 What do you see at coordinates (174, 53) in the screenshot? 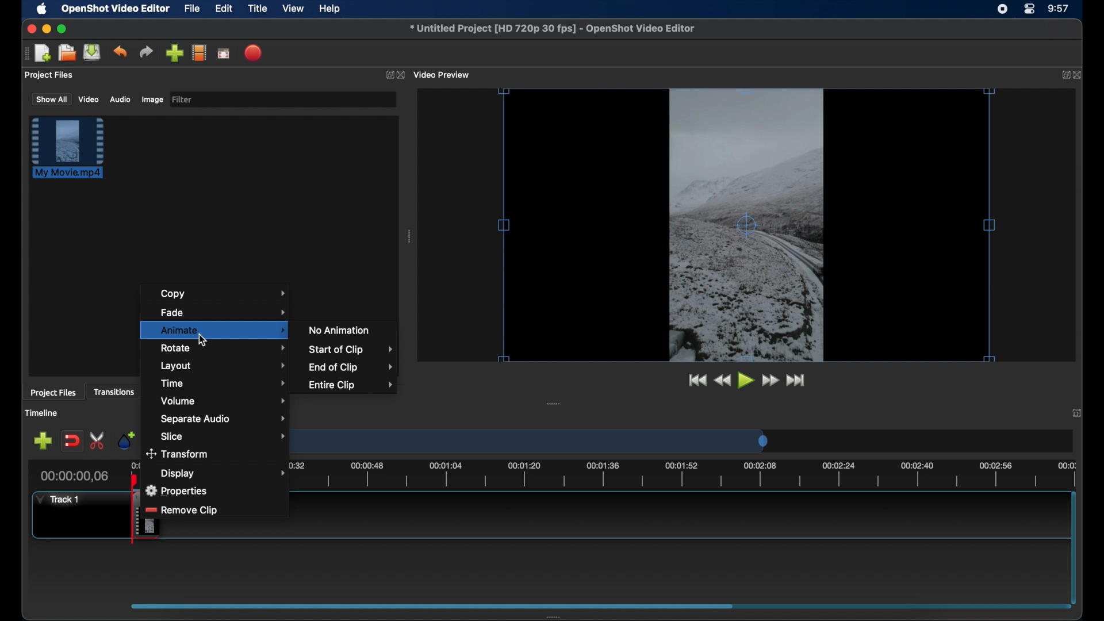
I see `import files` at bounding box center [174, 53].